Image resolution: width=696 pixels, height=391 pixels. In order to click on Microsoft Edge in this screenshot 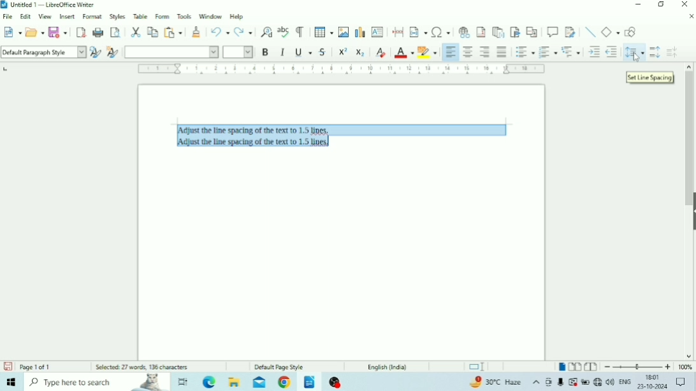, I will do `click(209, 382)`.